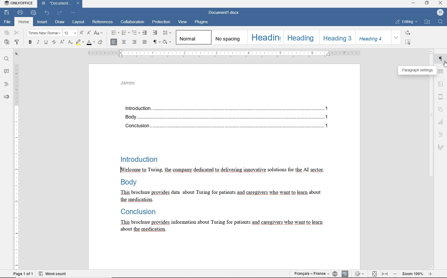 Image resolution: width=447 pixels, height=278 pixels. I want to click on document name, so click(60, 4).